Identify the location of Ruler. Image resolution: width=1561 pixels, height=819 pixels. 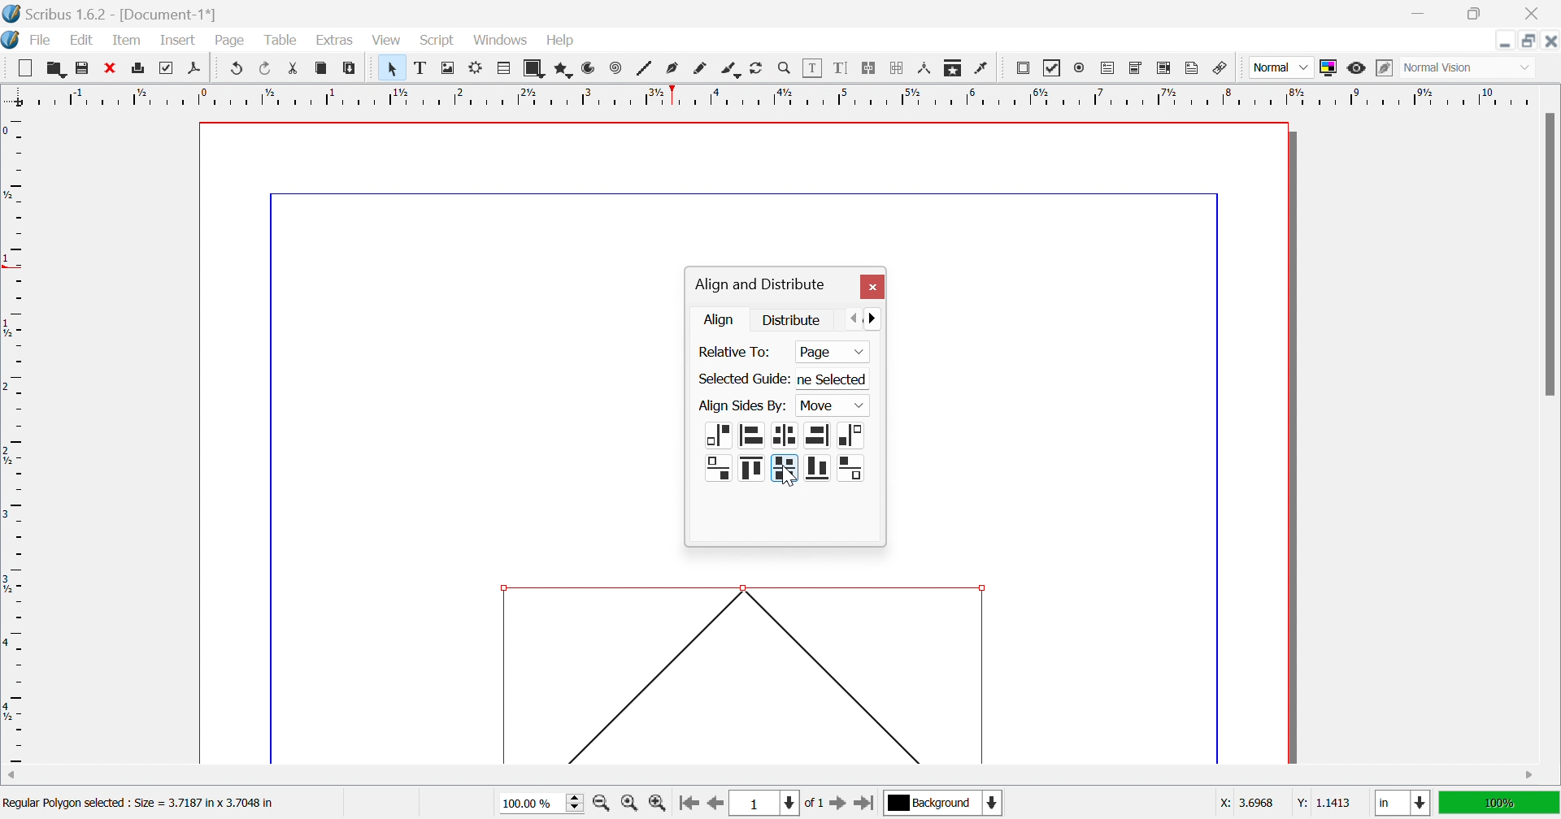
(15, 439).